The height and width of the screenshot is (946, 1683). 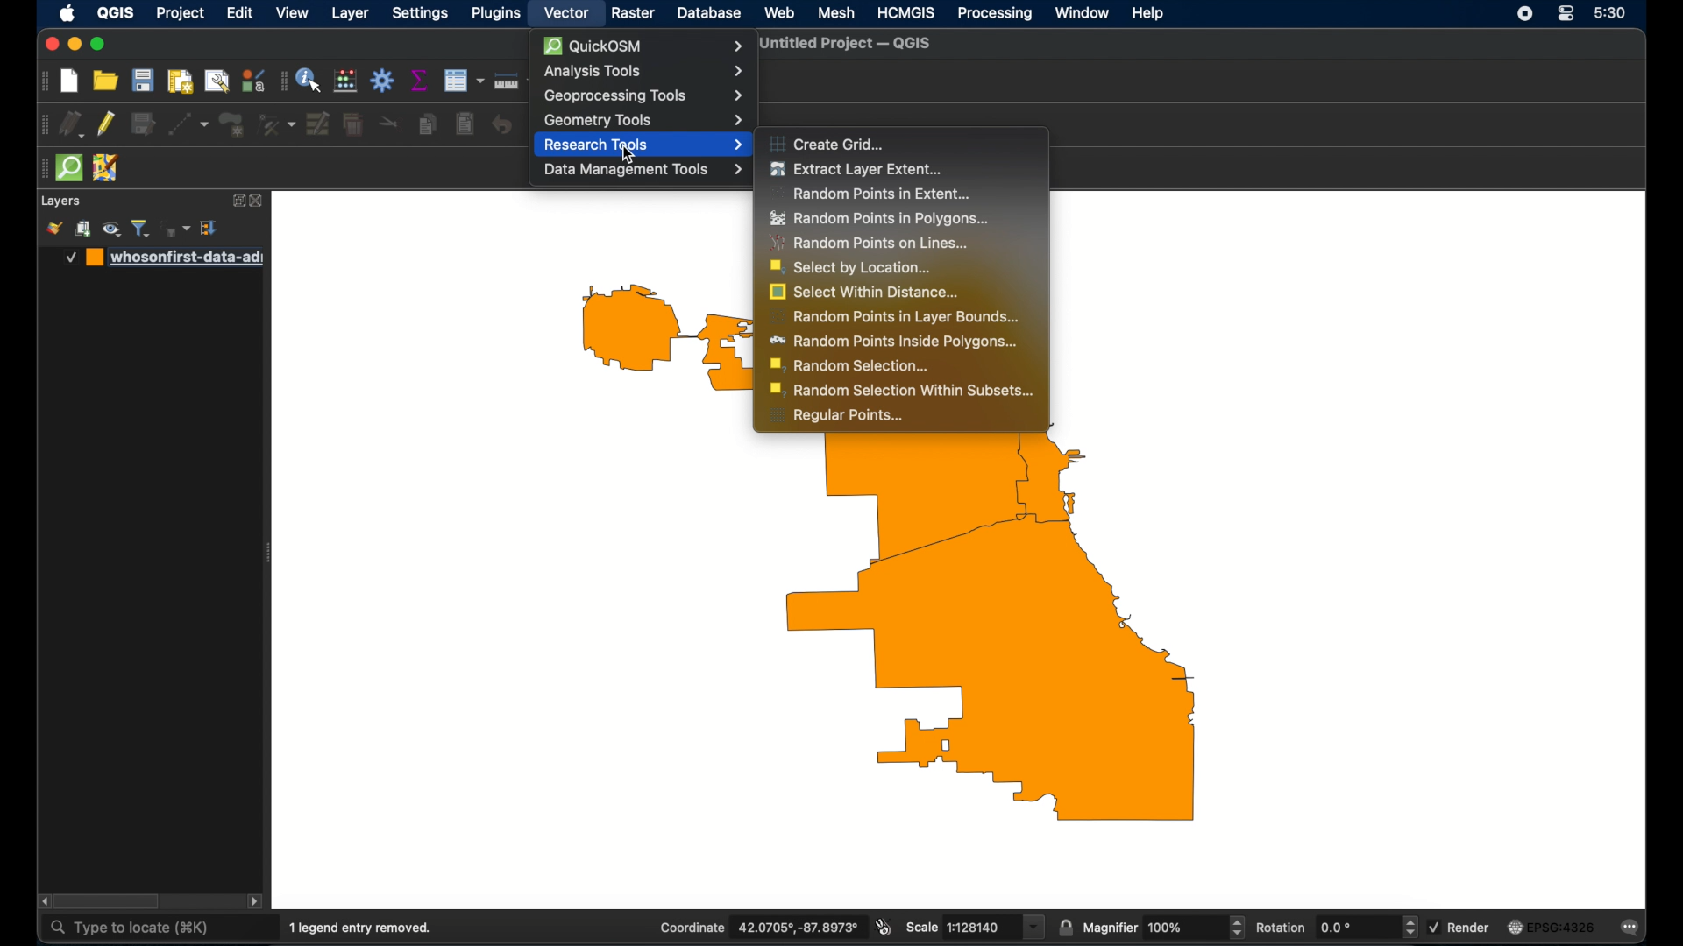 I want to click on random points in extent, so click(x=868, y=194).